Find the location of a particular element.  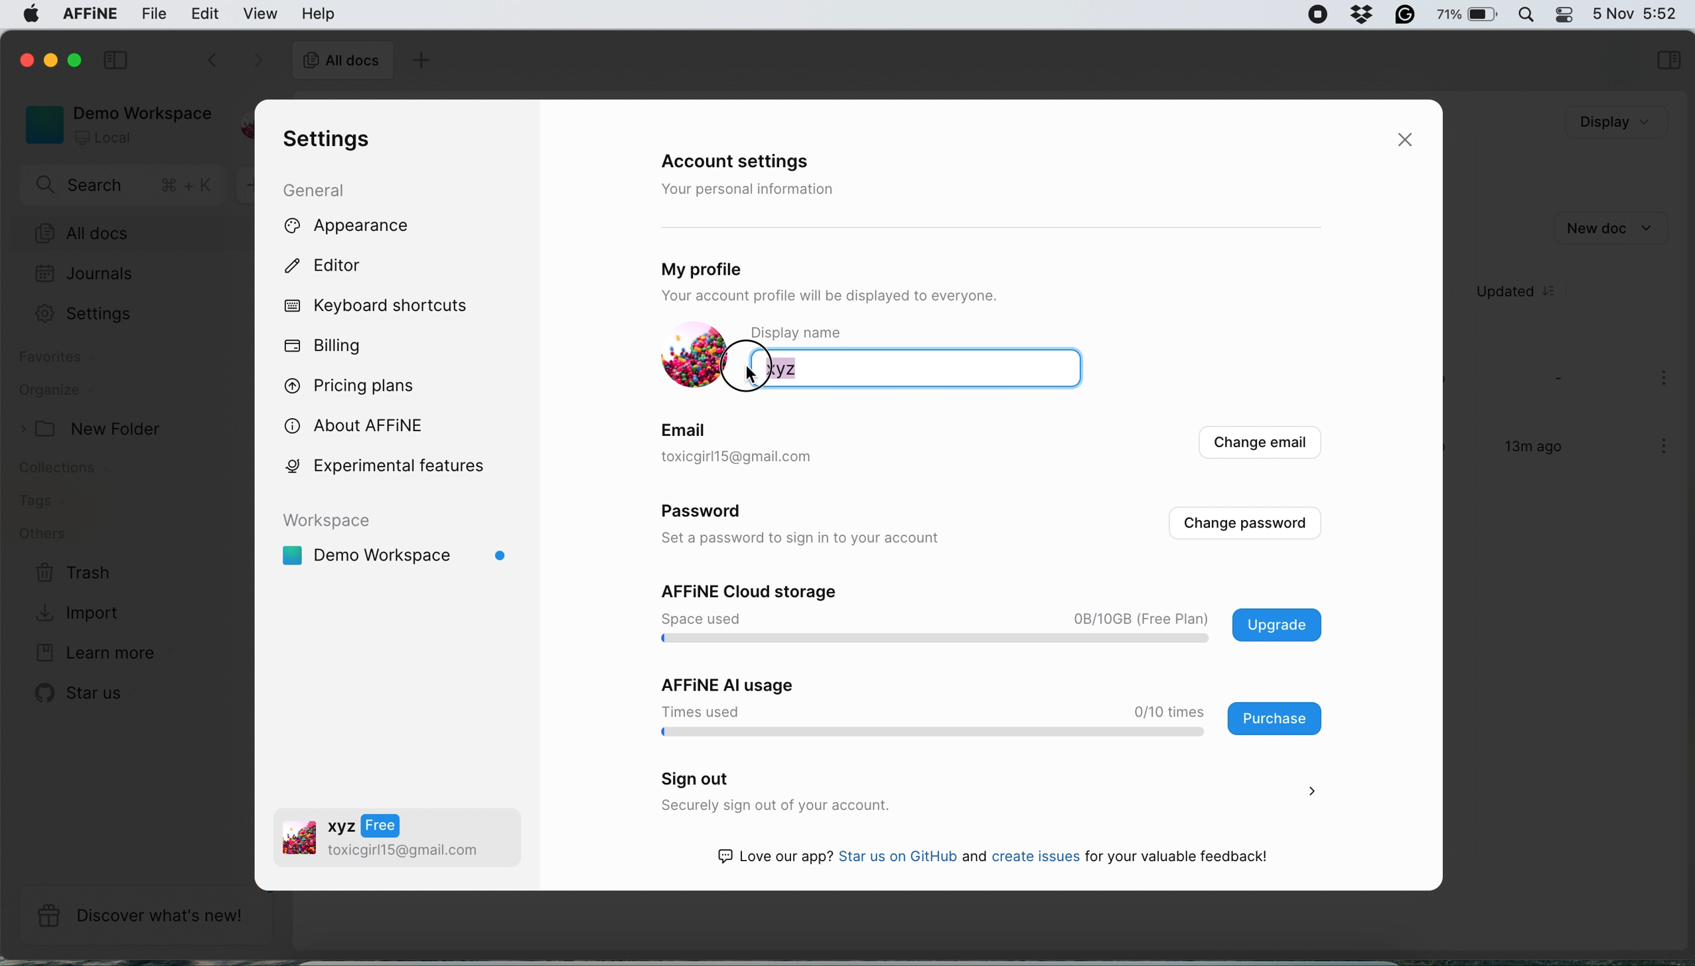

cursor is located at coordinates (749, 366).